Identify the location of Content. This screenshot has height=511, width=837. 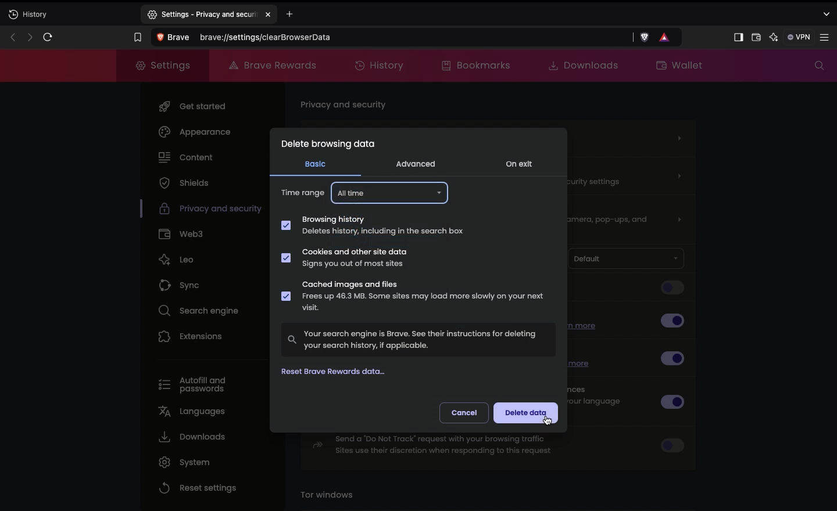
(184, 159).